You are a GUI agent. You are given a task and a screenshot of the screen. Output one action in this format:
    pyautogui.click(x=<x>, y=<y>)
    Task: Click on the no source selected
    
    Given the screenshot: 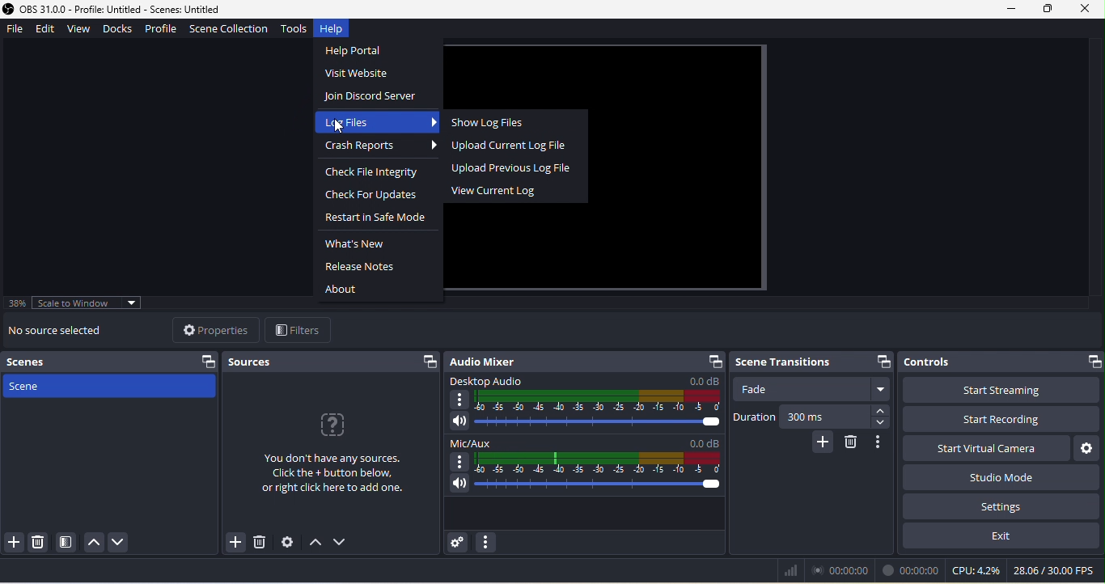 What is the action you would take?
    pyautogui.click(x=67, y=332)
    